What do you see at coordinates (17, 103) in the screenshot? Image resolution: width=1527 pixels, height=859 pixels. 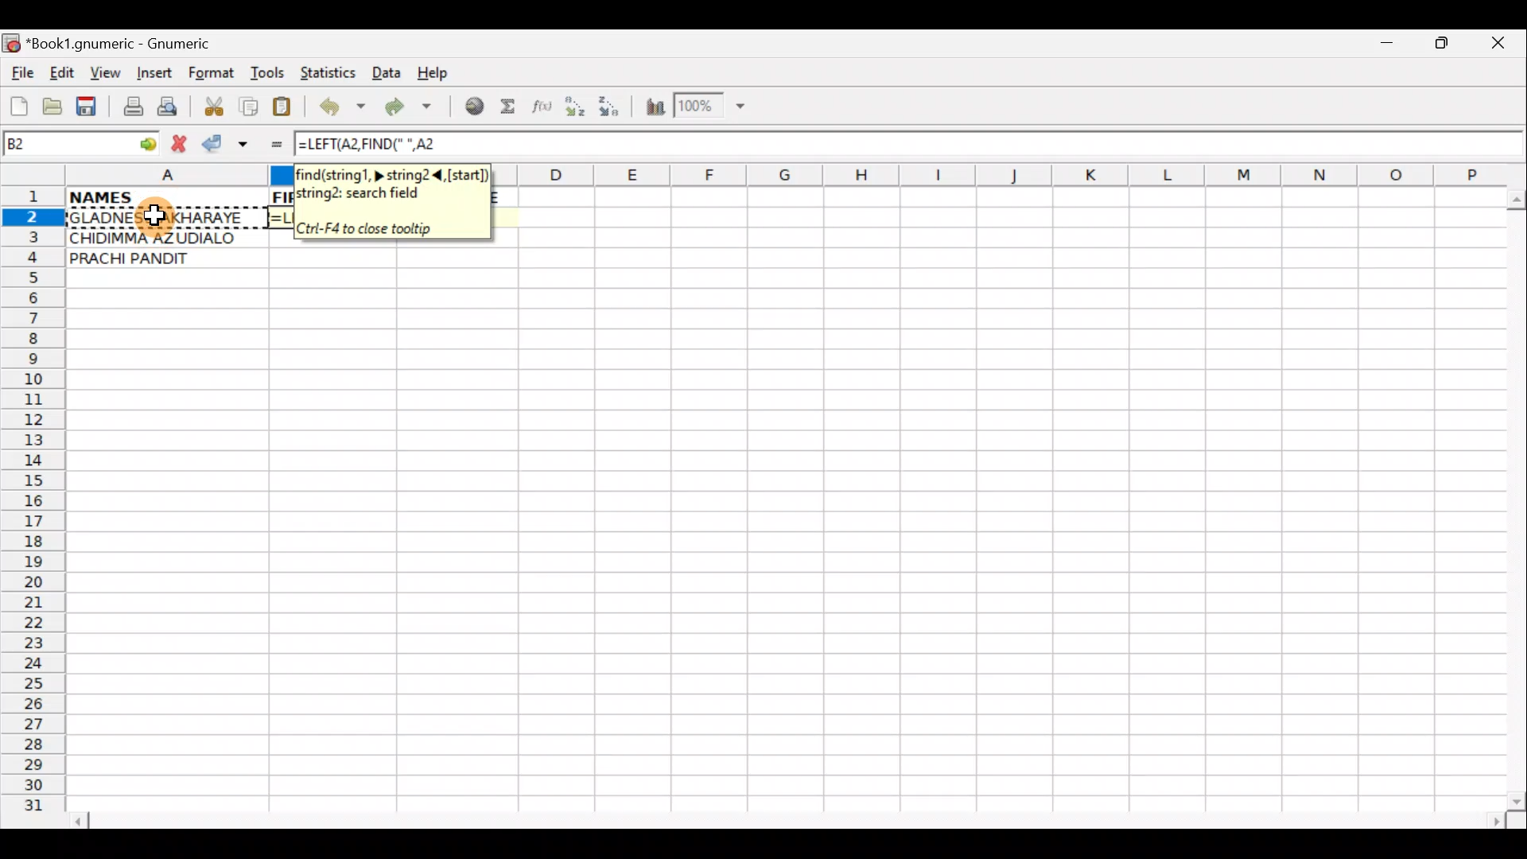 I see `Create new workbook` at bounding box center [17, 103].